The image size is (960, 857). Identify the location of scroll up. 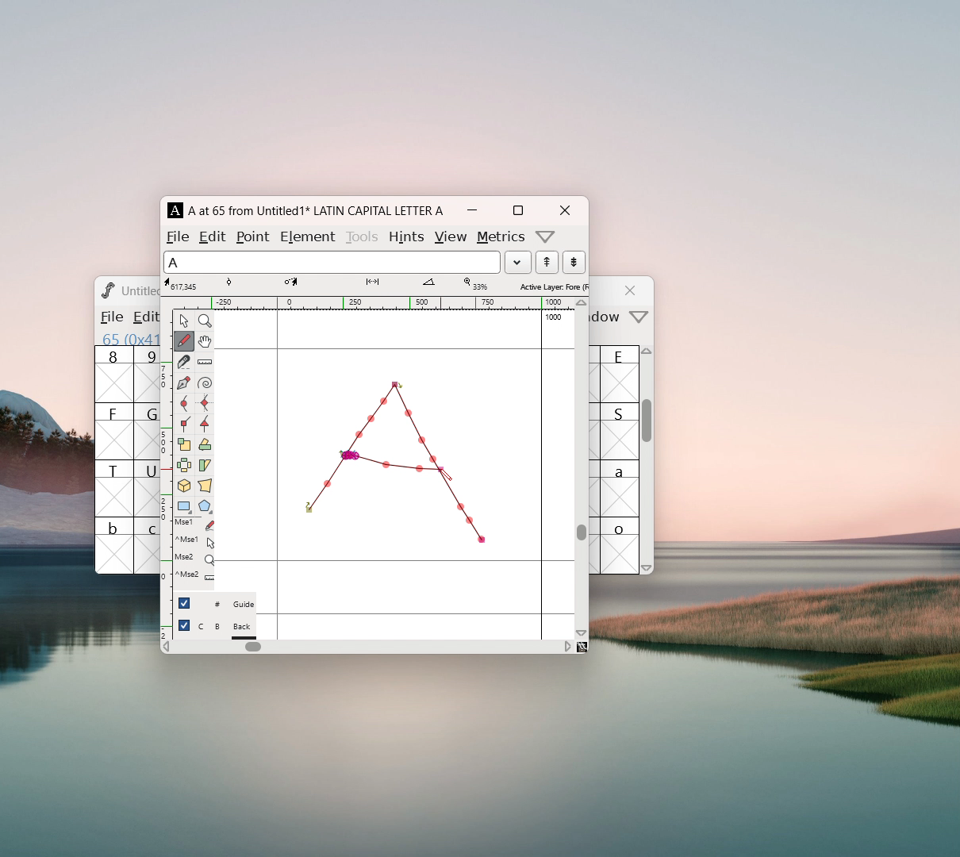
(582, 303).